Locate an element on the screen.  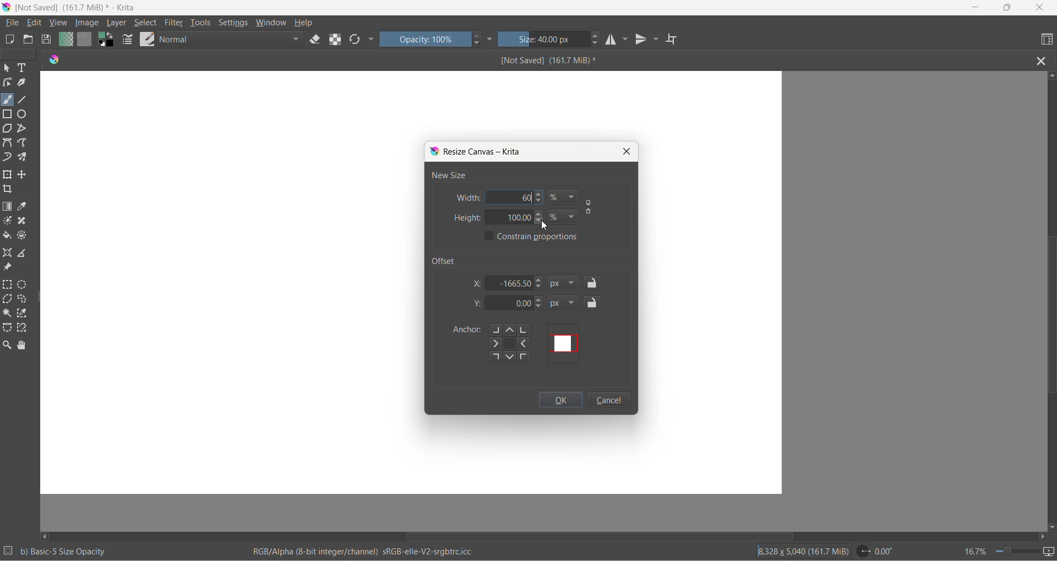
opacity information is located at coordinates (64, 552).